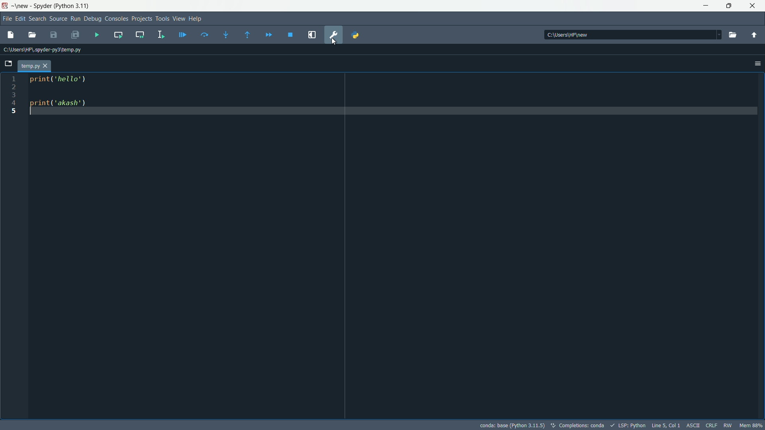 This screenshot has height=430, width=765. Describe the element at coordinates (52, 6) in the screenshot. I see `~\new -  Spyder (Python 3.11)` at that location.